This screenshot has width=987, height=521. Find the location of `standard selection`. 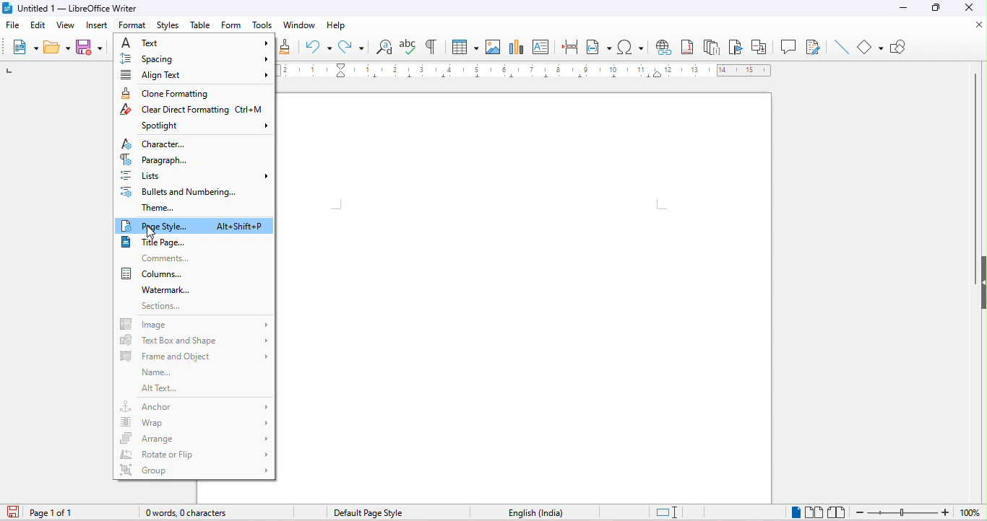

standard selection is located at coordinates (668, 510).